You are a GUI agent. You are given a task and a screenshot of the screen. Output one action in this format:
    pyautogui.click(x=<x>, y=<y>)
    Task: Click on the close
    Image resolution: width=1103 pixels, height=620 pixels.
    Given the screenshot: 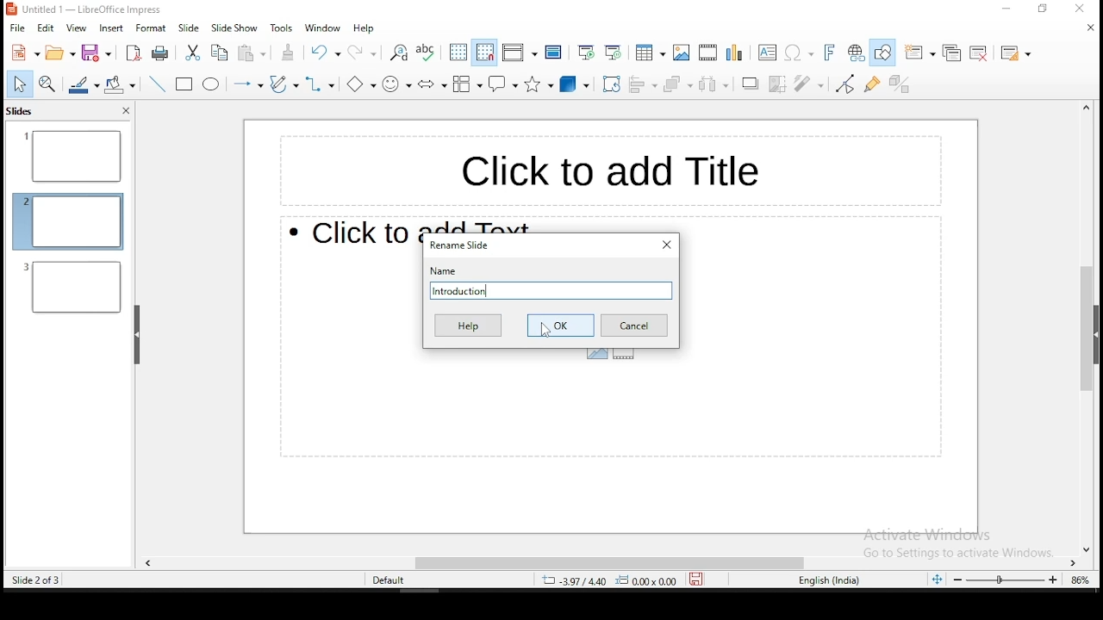 What is the action you would take?
    pyautogui.click(x=1088, y=31)
    